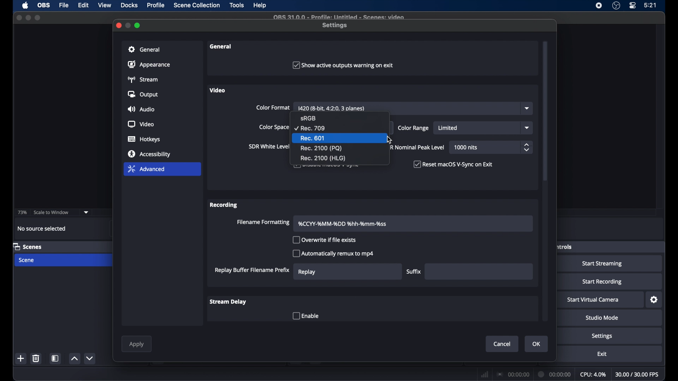  I want to click on appearance, so click(149, 65).